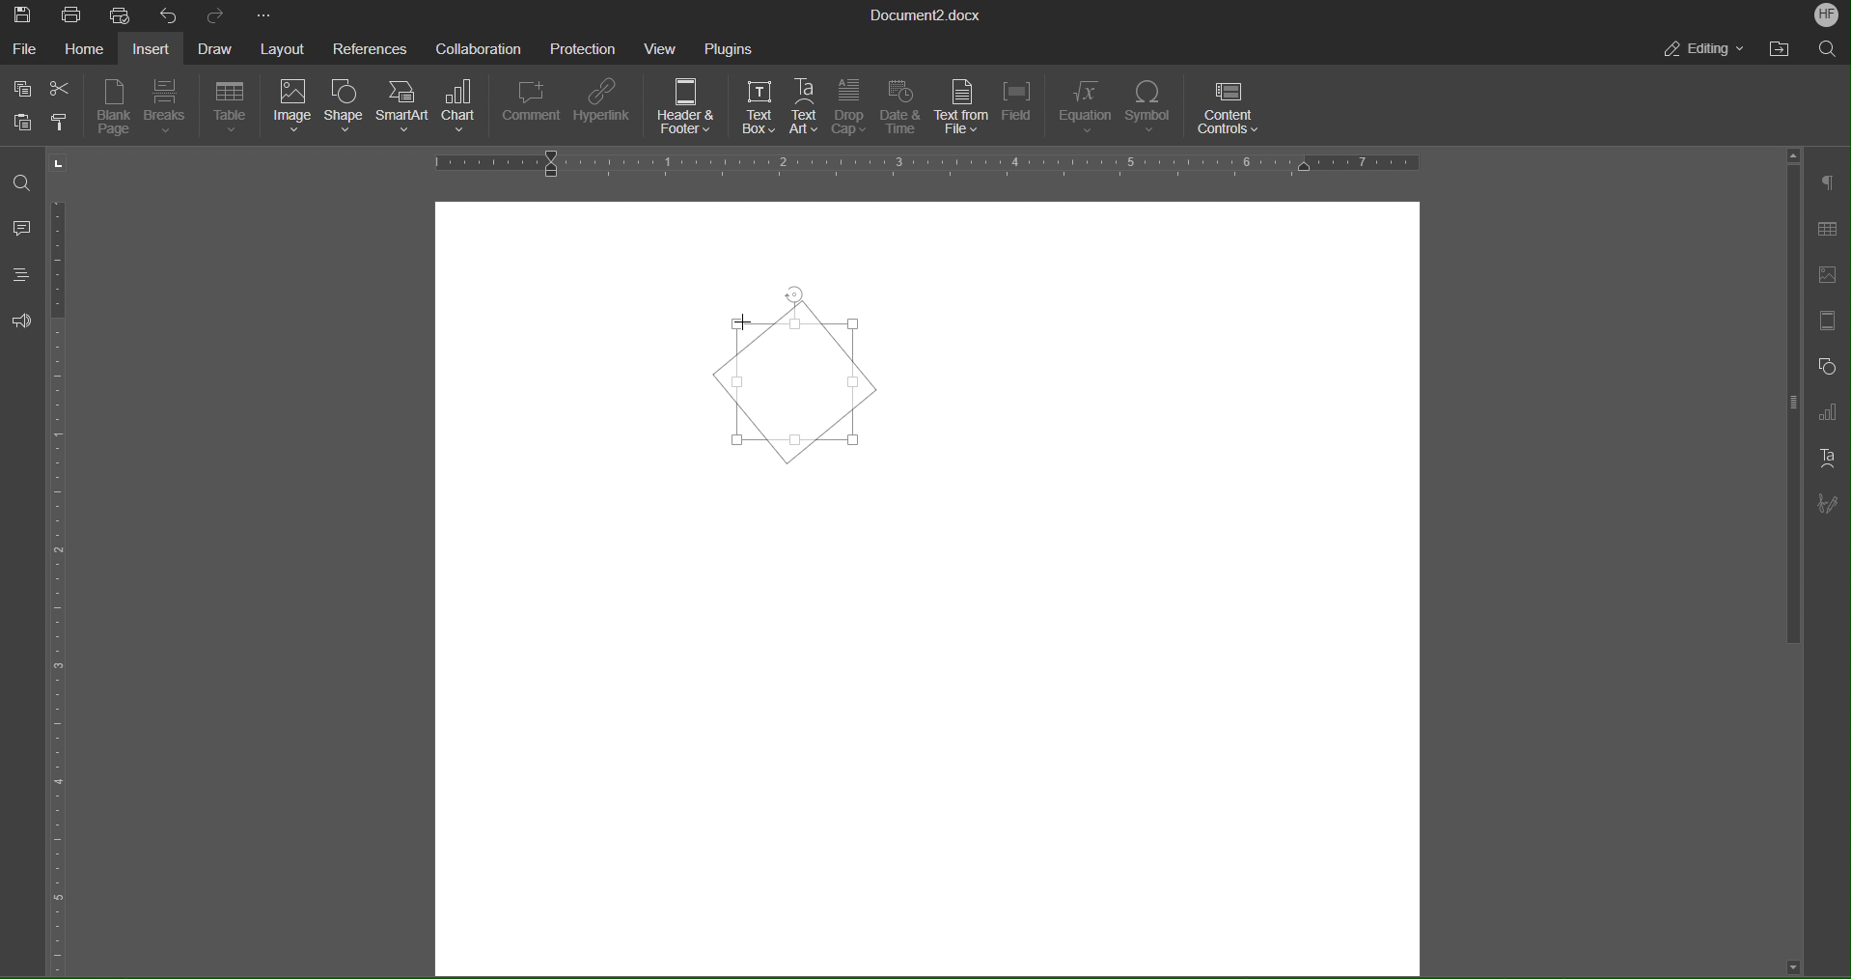 Image resolution: width=1851 pixels, height=979 pixels. Describe the element at coordinates (532, 108) in the screenshot. I see `Comment` at that location.